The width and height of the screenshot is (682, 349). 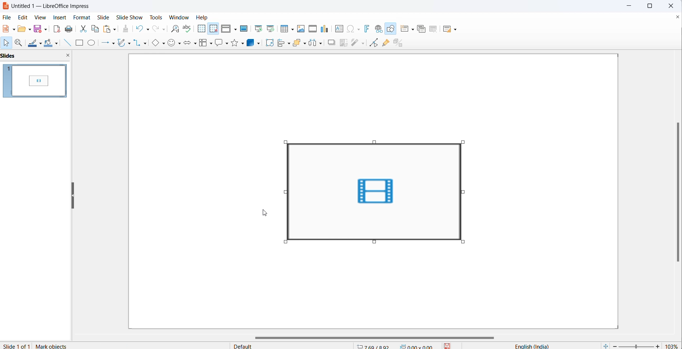 What do you see at coordinates (313, 28) in the screenshot?
I see `insert audio or video` at bounding box center [313, 28].